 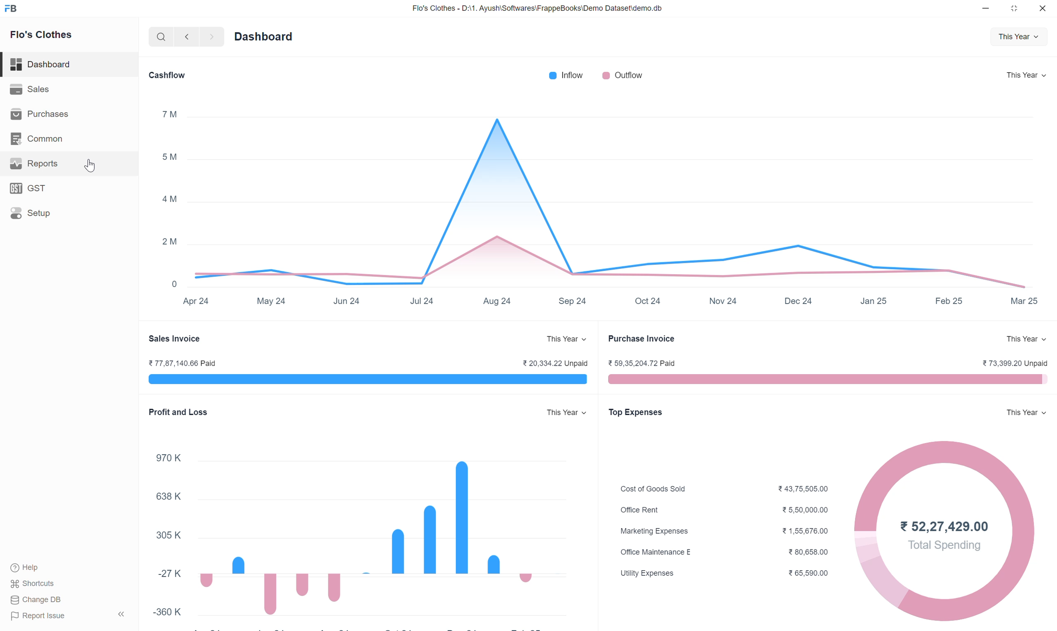 What do you see at coordinates (605, 196) in the screenshot?
I see `Line chart` at bounding box center [605, 196].